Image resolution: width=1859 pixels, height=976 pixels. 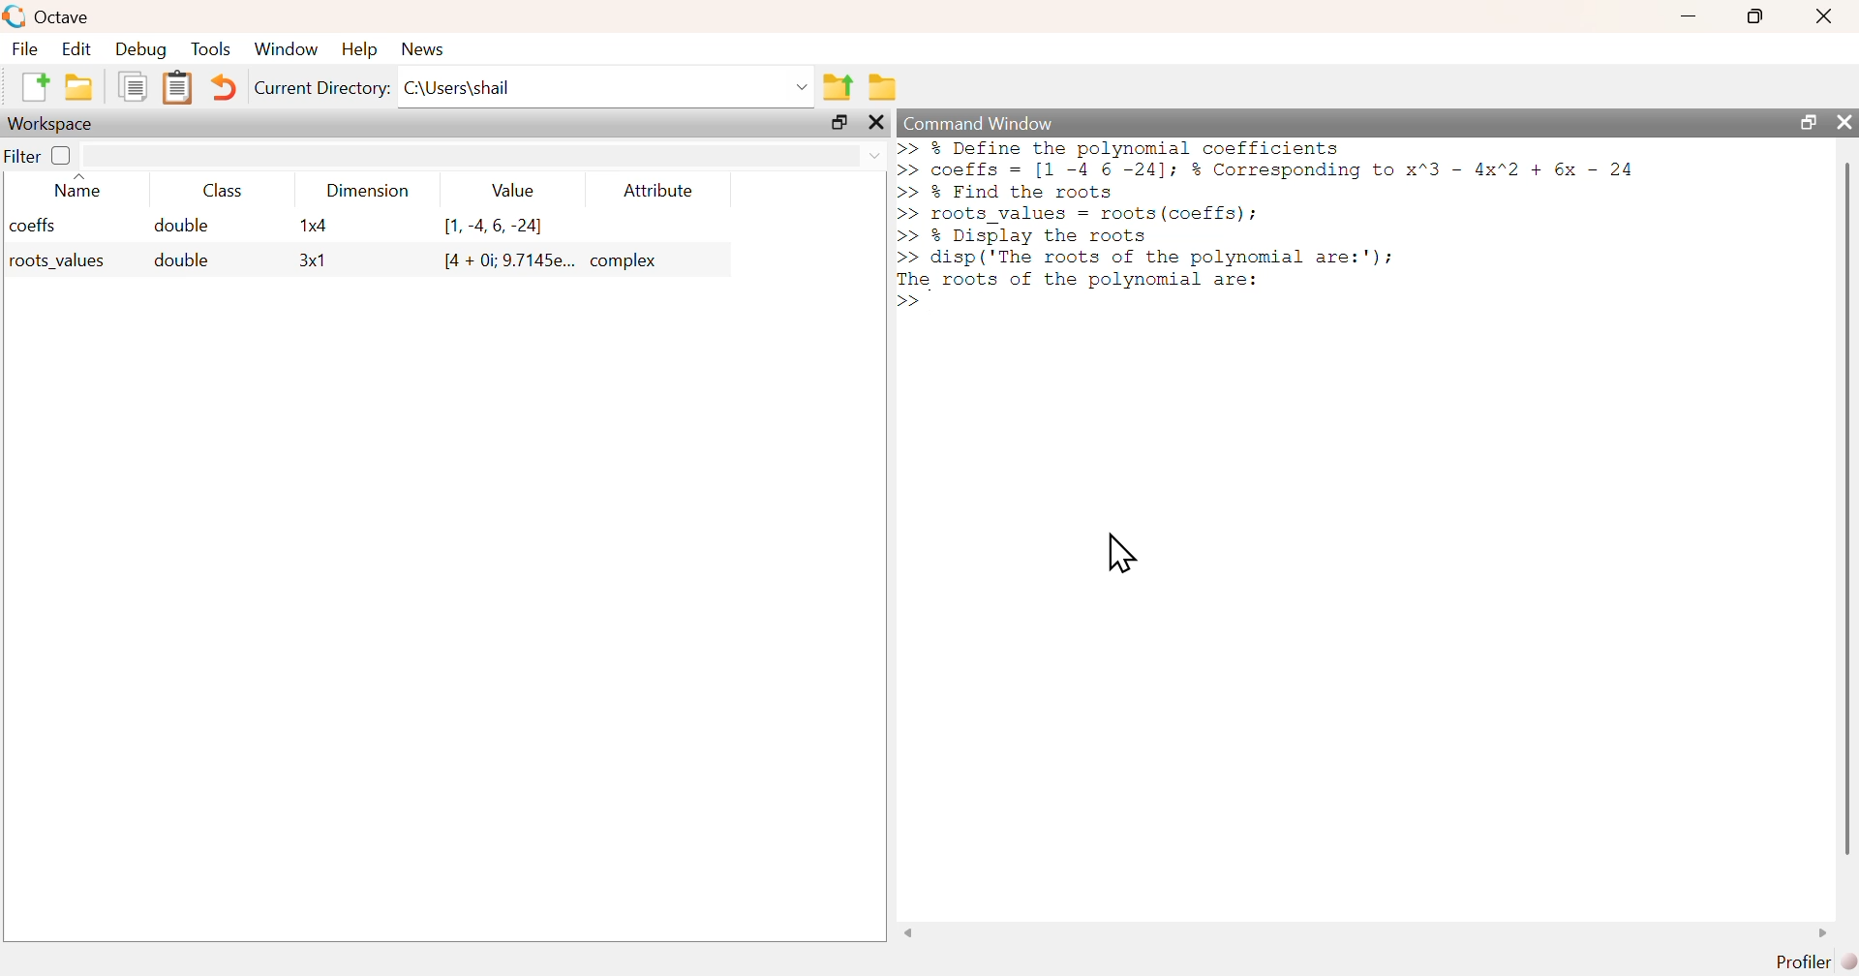 What do you see at coordinates (627, 260) in the screenshot?
I see `complex` at bounding box center [627, 260].